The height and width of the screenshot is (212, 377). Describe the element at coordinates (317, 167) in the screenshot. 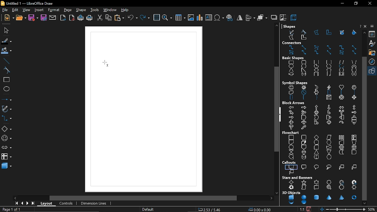

I see `round` at that location.